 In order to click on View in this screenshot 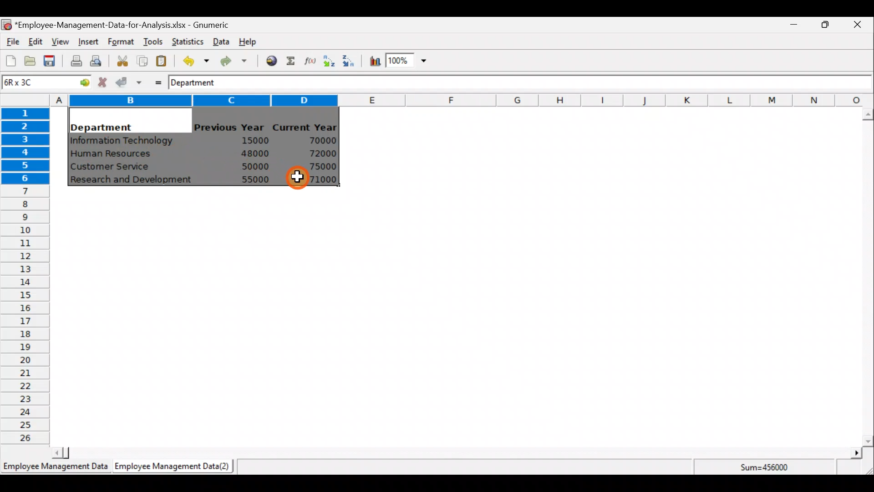, I will do `click(59, 42)`.